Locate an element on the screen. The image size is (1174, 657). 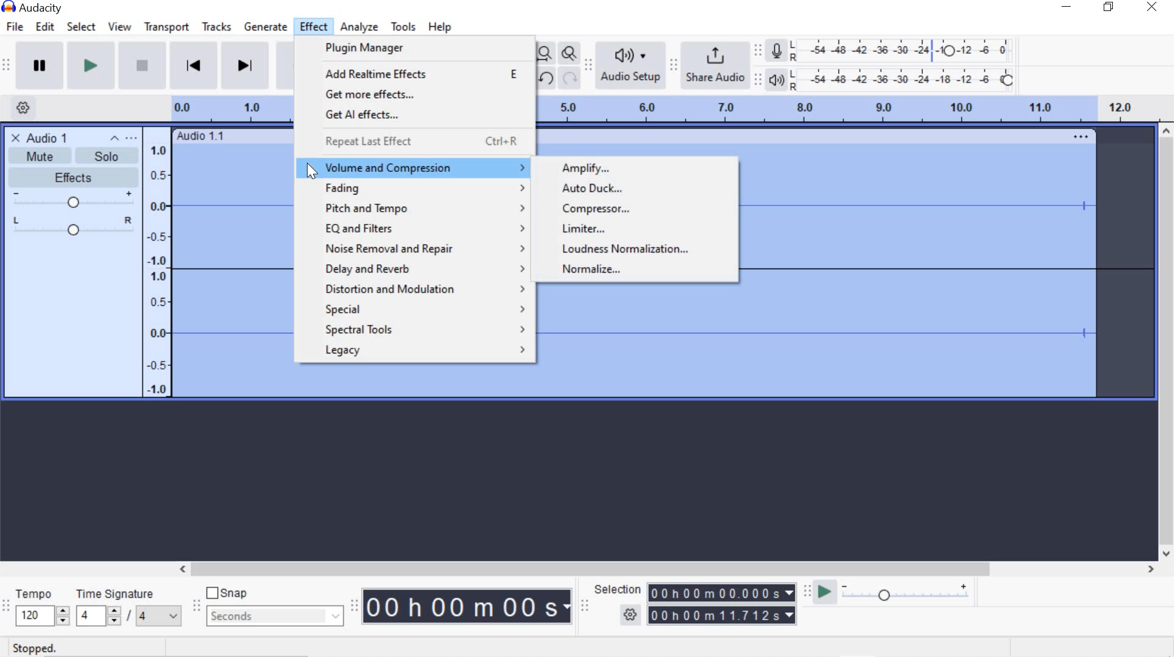
file is located at coordinates (17, 26).